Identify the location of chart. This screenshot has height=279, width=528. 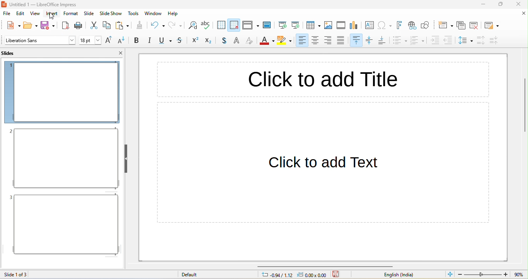
(355, 26).